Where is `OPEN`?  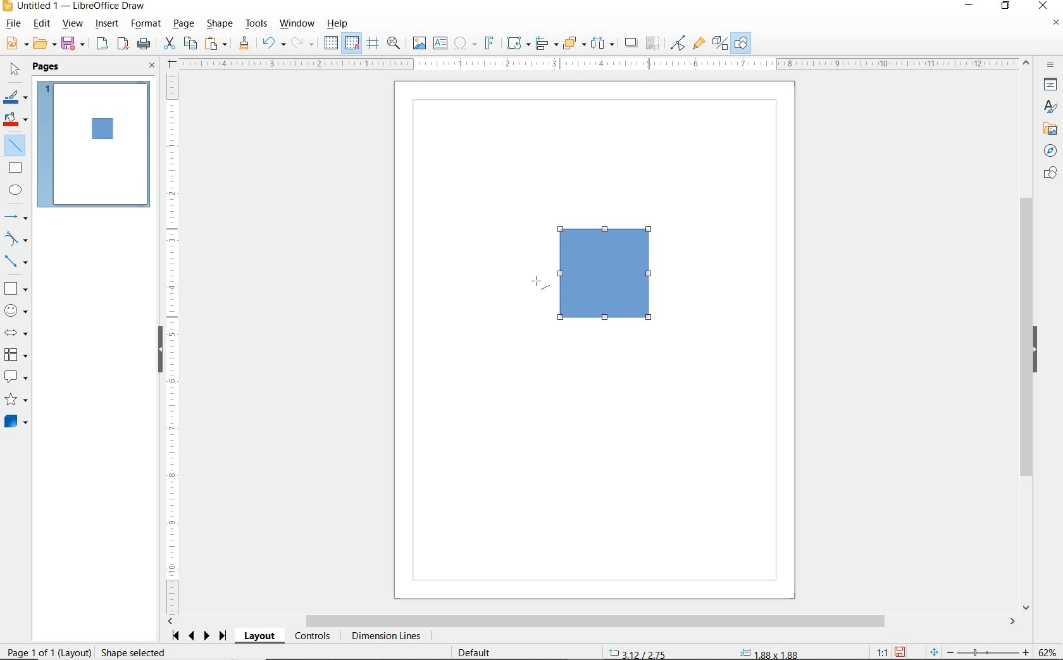 OPEN is located at coordinates (45, 44).